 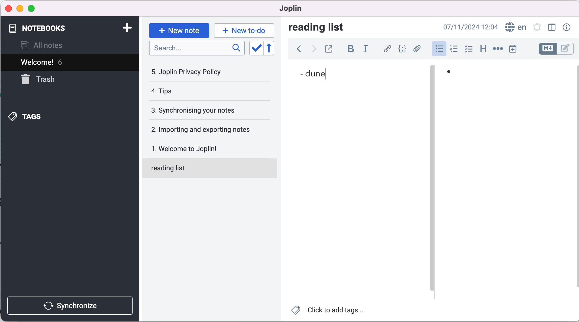 What do you see at coordinates (367, 49) in the screenshot?
I see `italic` at bounding box center [367, 49].